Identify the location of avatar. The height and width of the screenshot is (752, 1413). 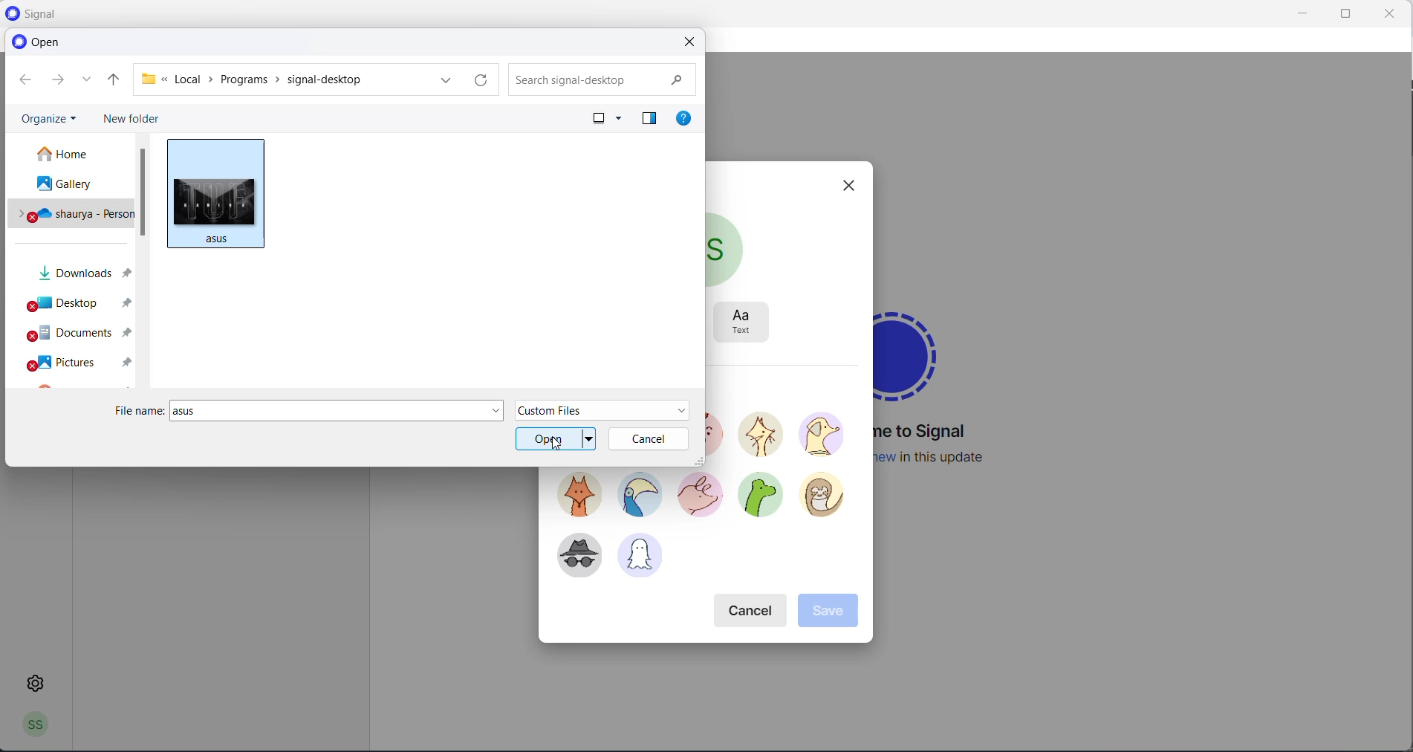
(637, 493).